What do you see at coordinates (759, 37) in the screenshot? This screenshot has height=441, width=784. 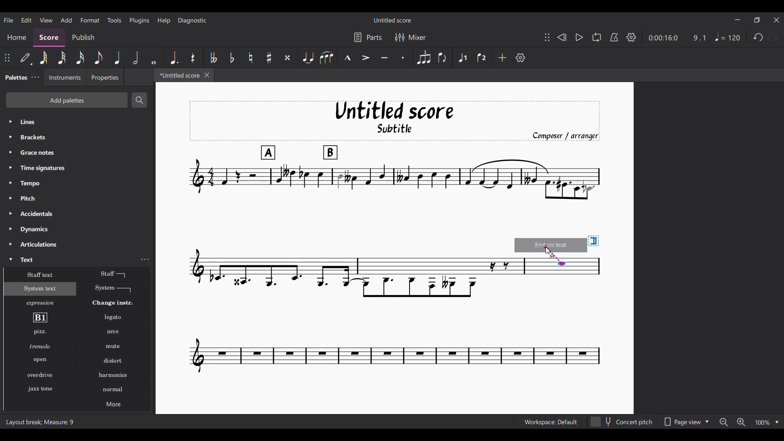 I see `Undo` at bounding box center [759, 37].